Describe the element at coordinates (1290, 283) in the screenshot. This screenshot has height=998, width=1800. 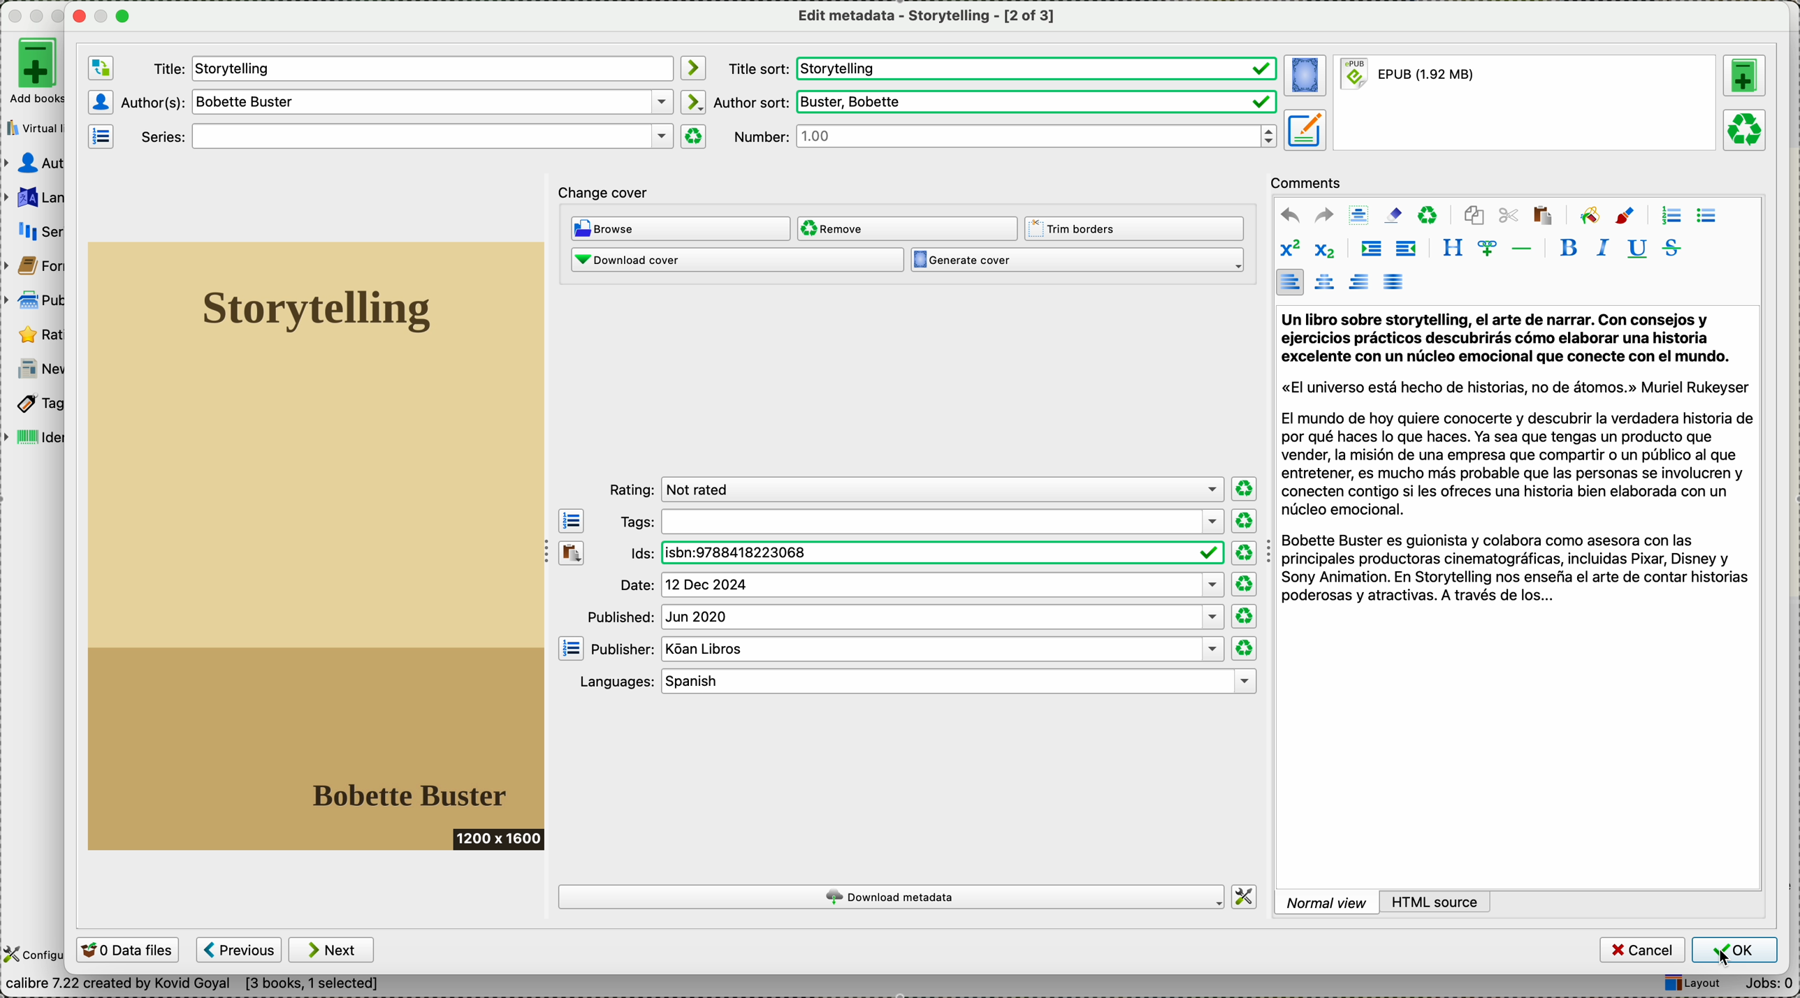
I see `align left` at that location.